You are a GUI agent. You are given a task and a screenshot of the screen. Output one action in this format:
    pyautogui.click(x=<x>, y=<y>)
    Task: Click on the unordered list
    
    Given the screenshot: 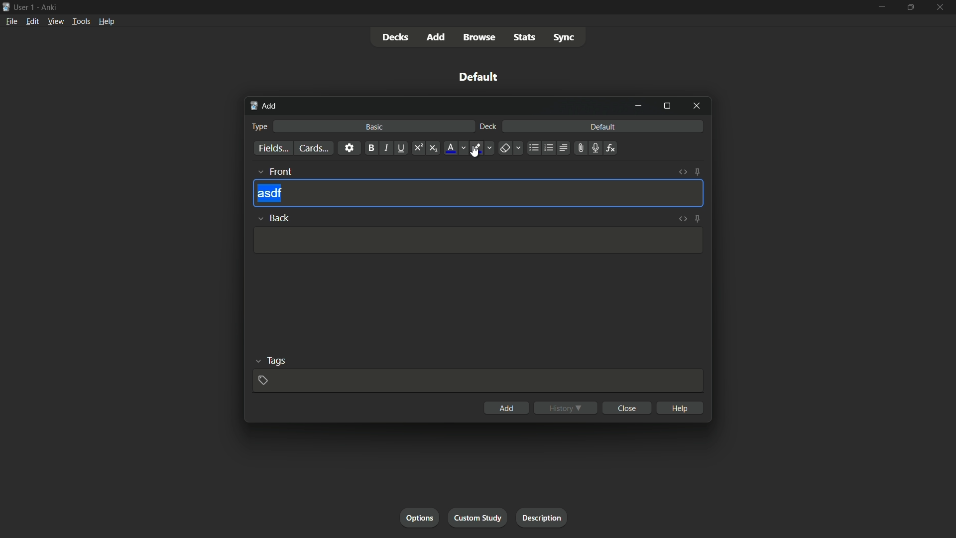 What is the action you would take?
    pyautogui.click(x=534, y=148)
    